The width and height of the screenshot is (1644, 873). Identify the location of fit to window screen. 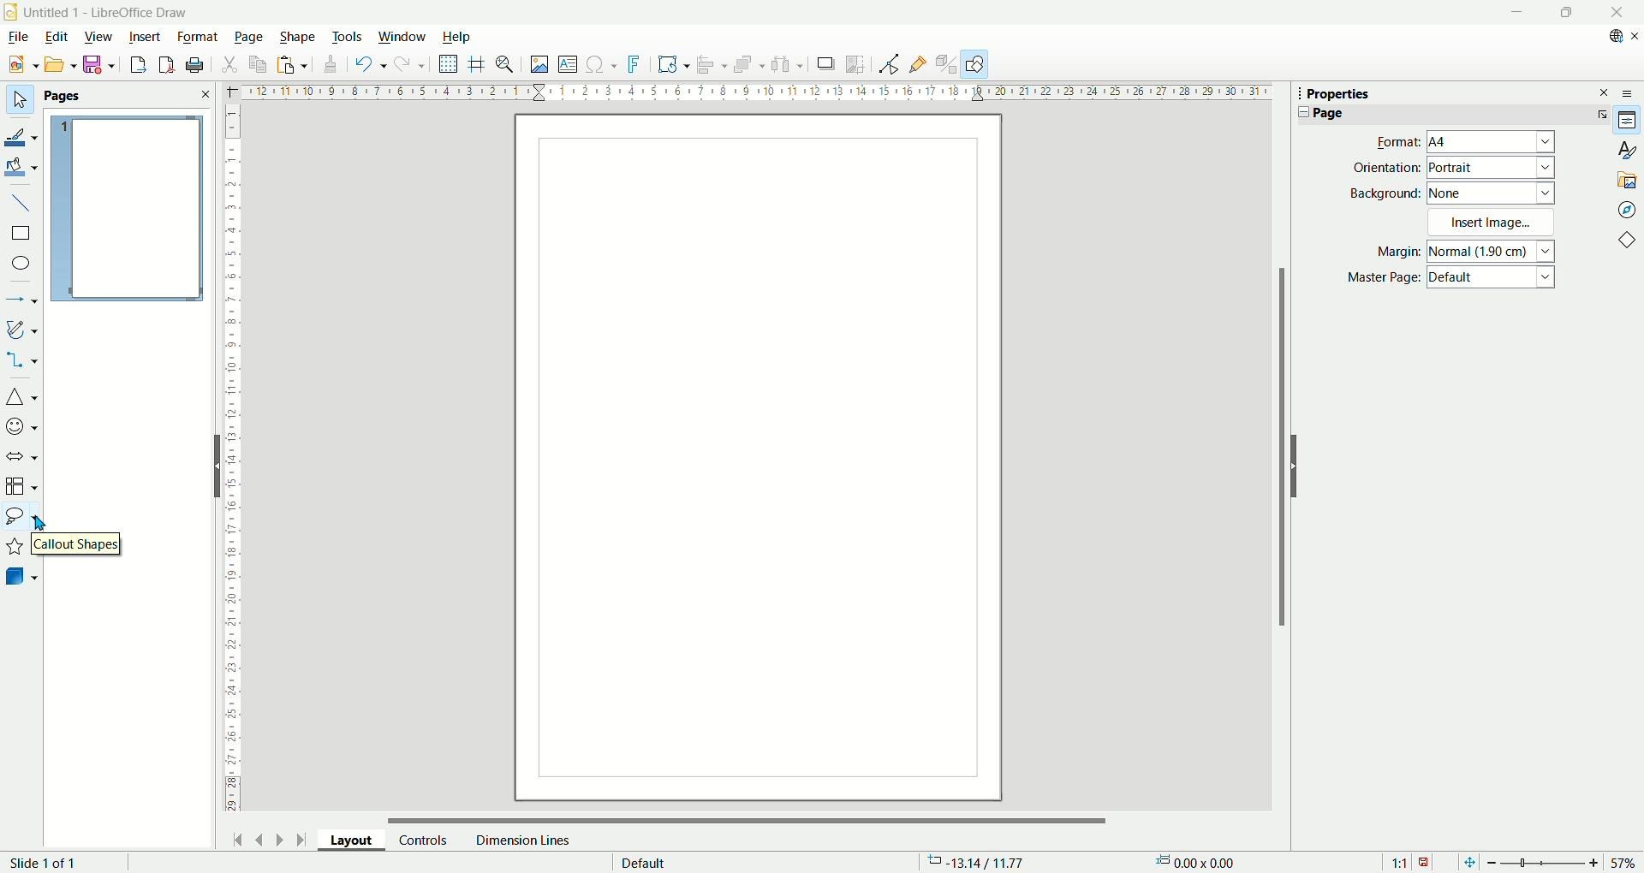
(1468, 861).